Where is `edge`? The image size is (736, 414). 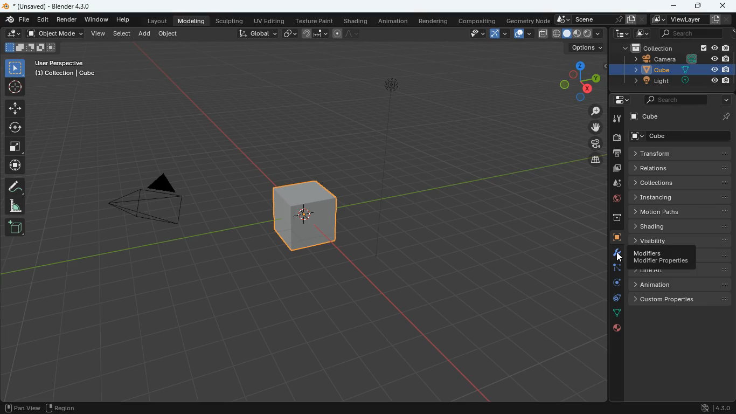 edge is located at coordinates (613, 269).